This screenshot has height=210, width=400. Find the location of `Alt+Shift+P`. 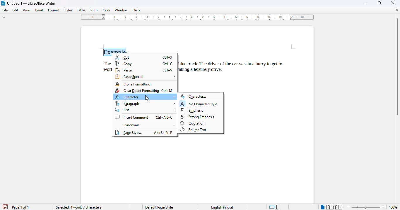

Alt+Shift+P is located at coordinates (163, 133).